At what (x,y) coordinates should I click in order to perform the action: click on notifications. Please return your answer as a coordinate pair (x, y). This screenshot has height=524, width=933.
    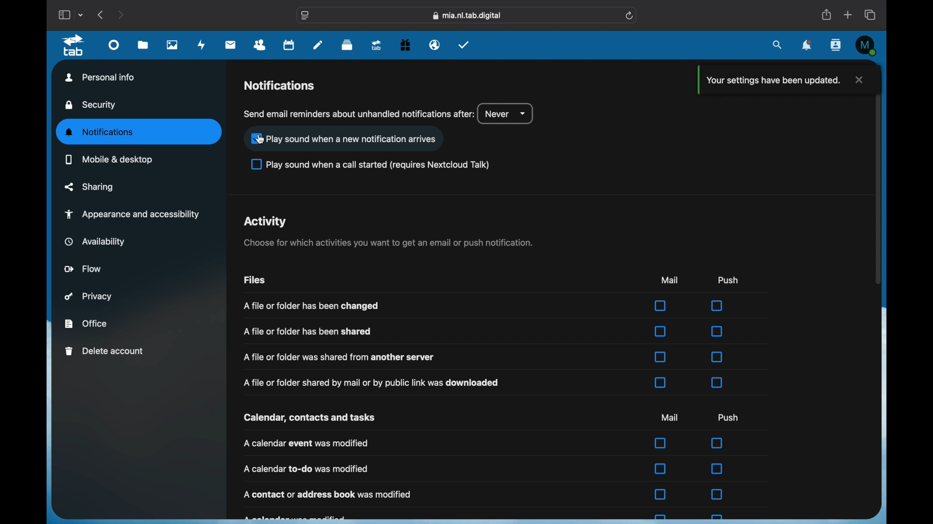
    Looking at the image, I should click on (100, 132).